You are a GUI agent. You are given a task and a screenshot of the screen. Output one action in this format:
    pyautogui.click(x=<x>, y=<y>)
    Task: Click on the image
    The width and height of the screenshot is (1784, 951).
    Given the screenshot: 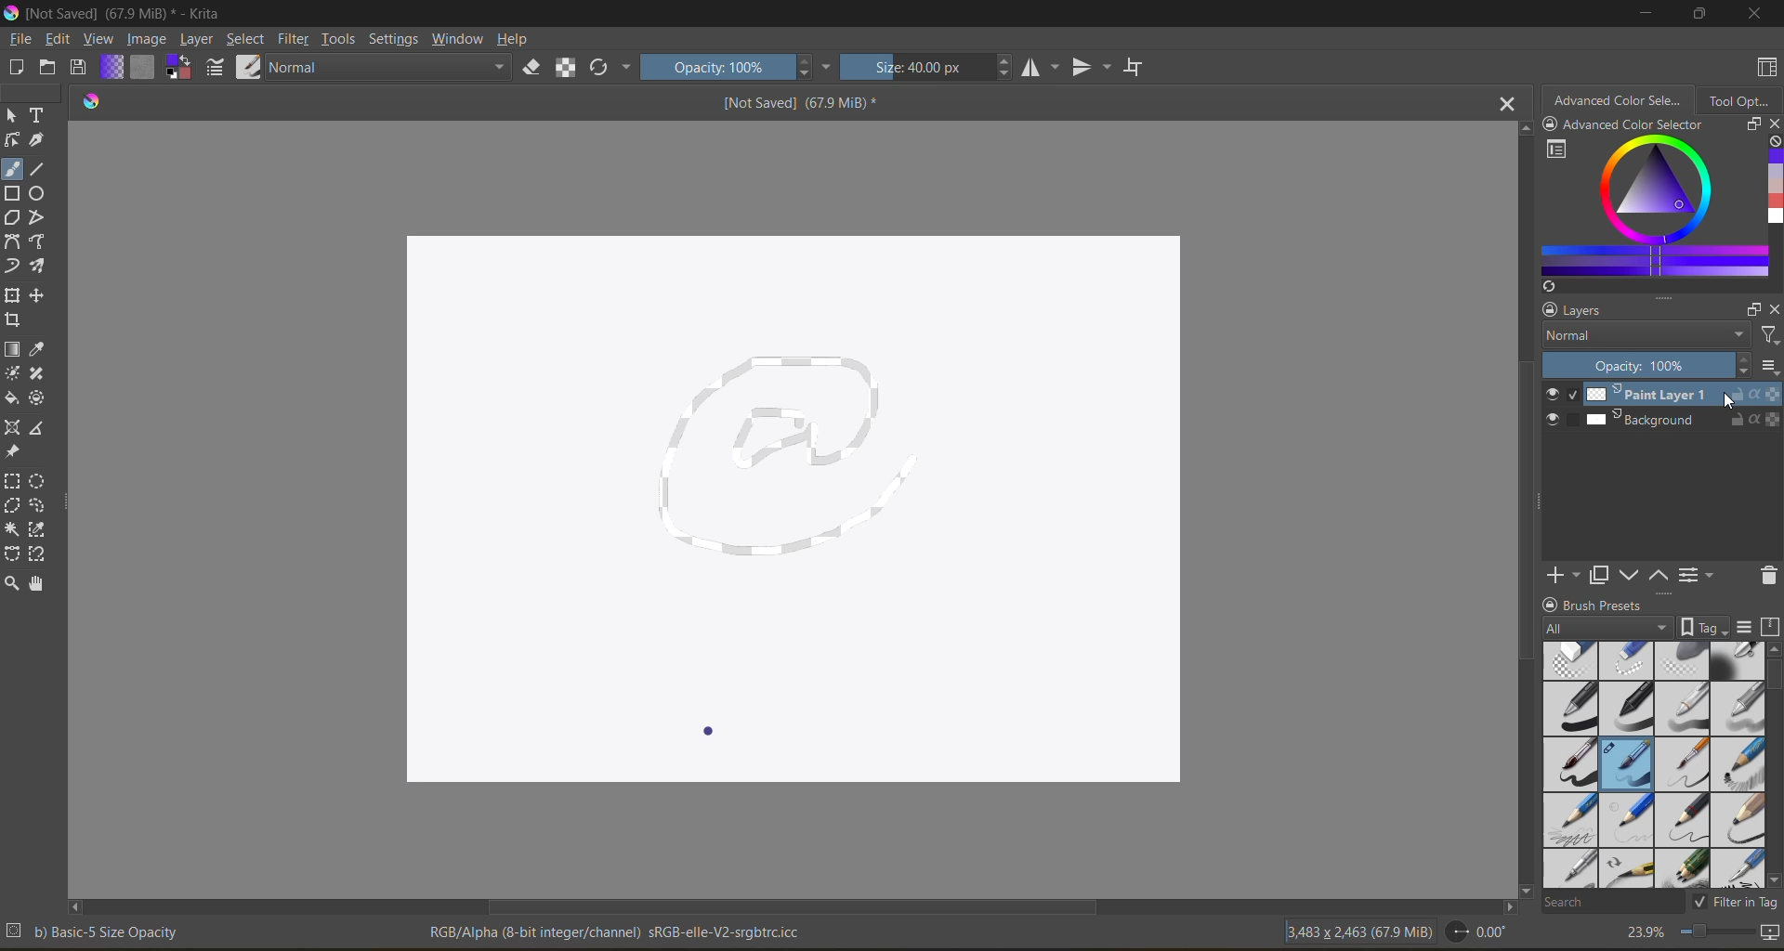 What is the action you would take?
    pyautogui.click(x=145, y=39)
    